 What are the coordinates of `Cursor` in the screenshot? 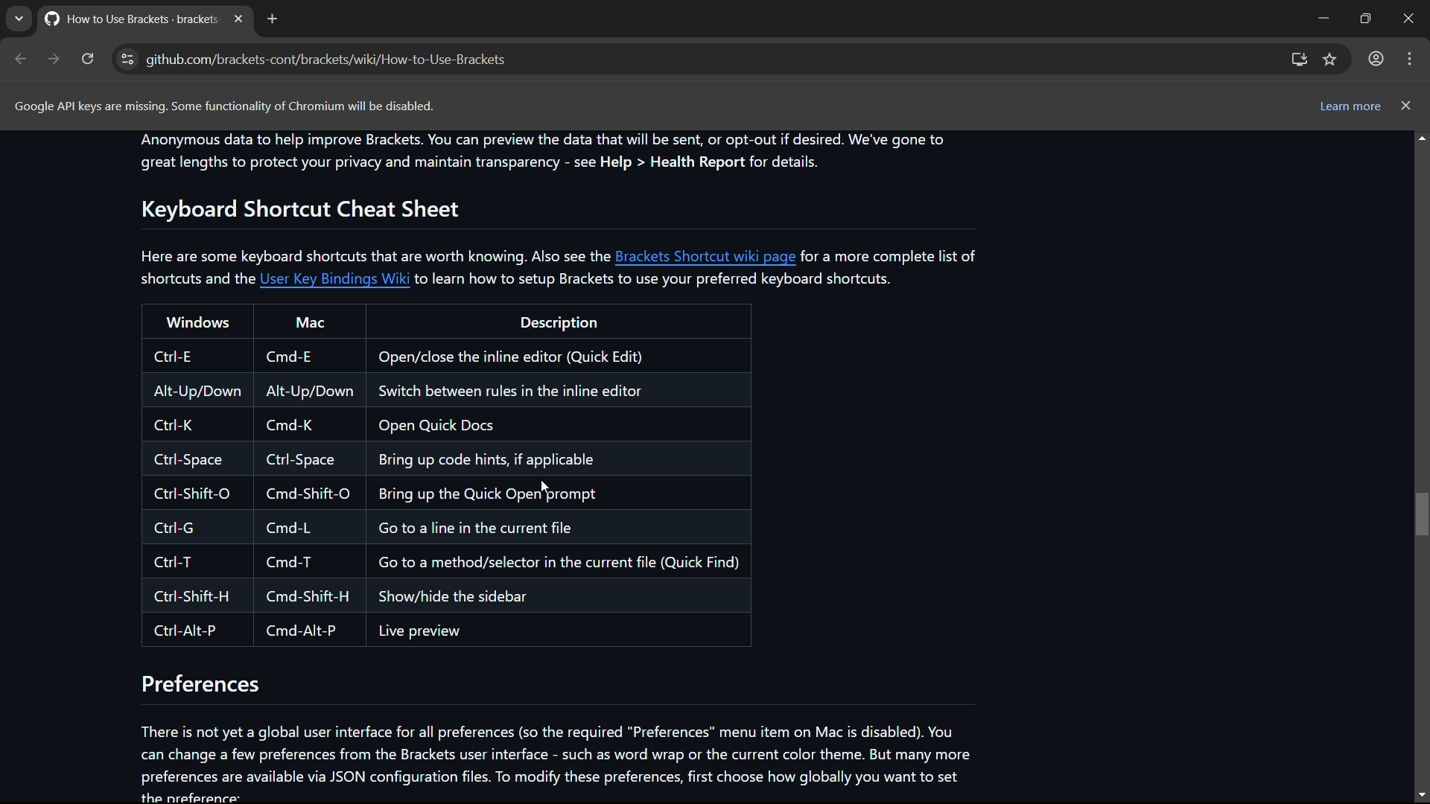 It's located at (545, 487).